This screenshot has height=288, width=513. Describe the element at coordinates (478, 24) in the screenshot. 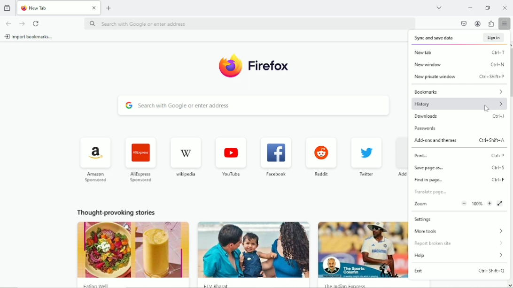

I see `account` at that location.